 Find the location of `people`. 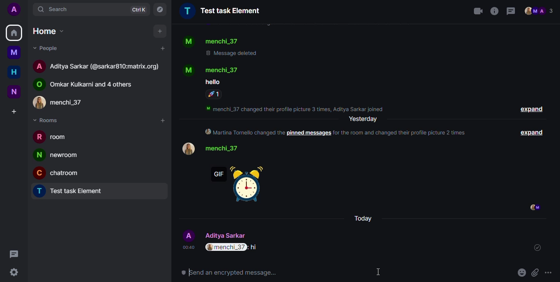

people is located at coordinates (540, 11).